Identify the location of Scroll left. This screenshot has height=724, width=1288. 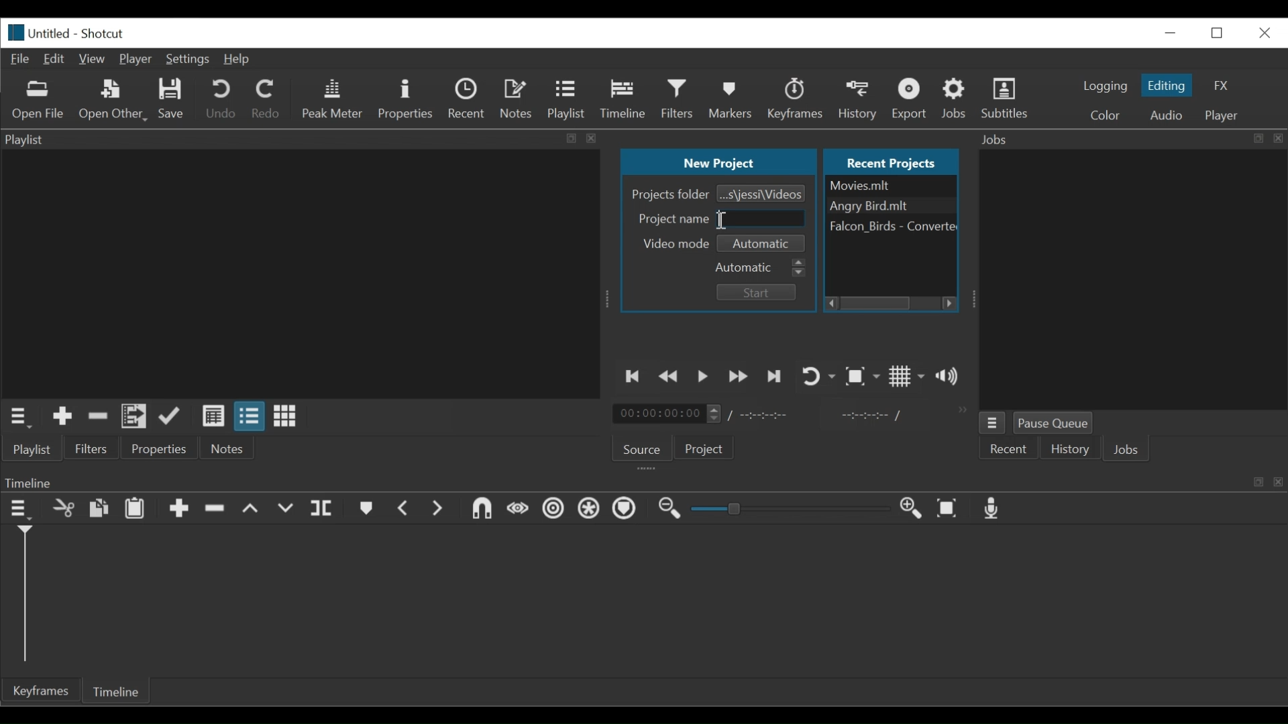
(830, 303).